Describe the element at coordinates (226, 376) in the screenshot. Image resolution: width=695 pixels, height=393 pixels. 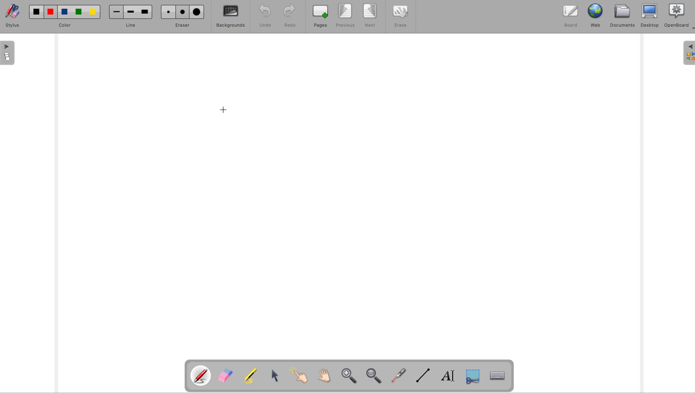
I see `eraser` at that location.